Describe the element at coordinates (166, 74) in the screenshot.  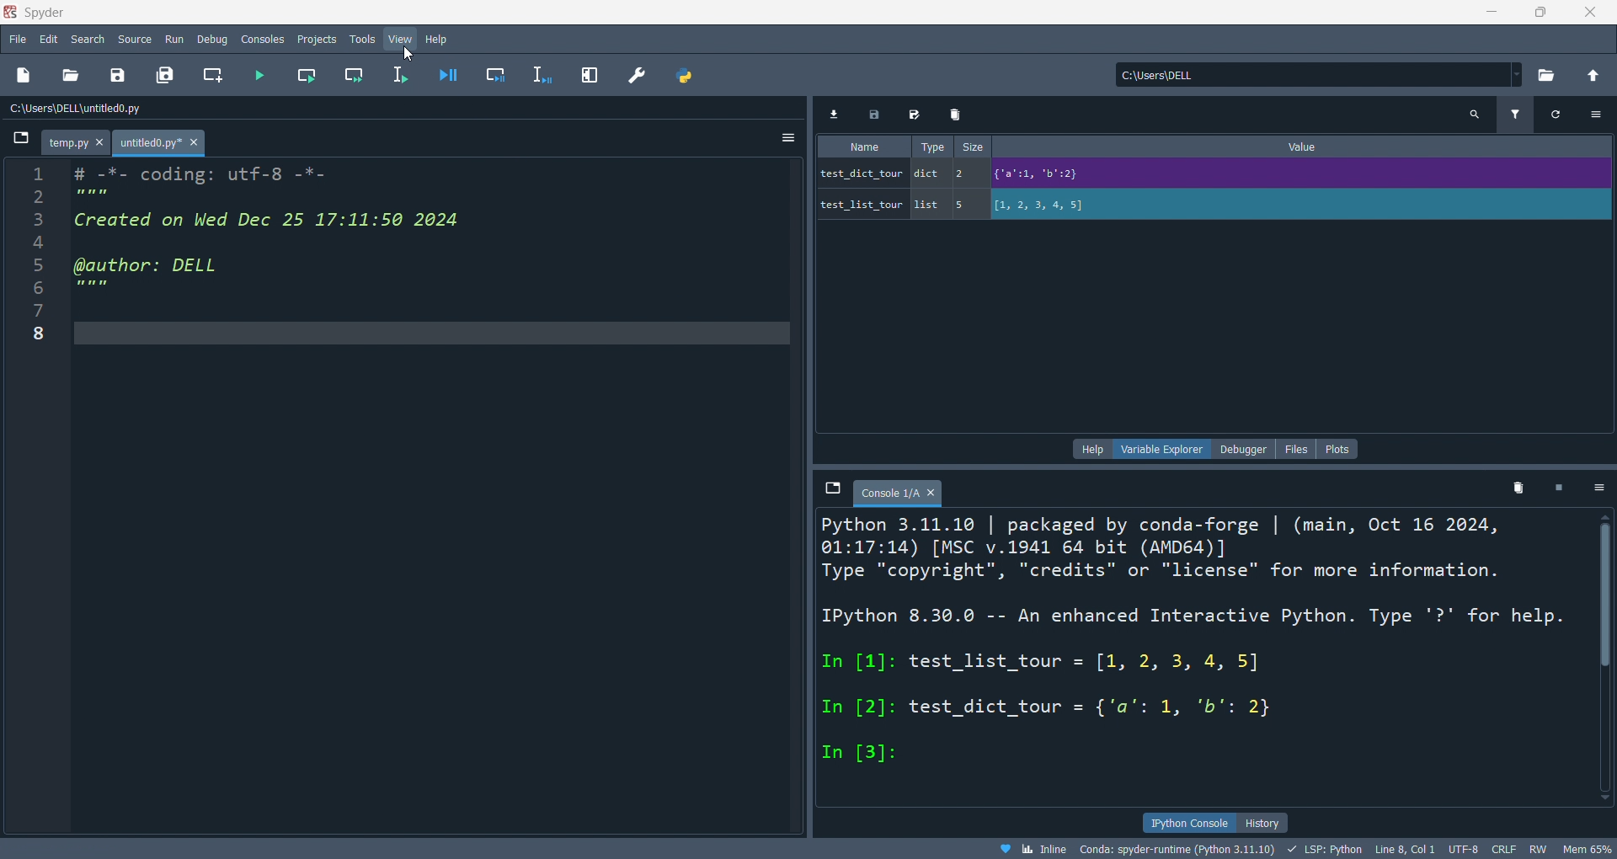
I see `save all` at that location.